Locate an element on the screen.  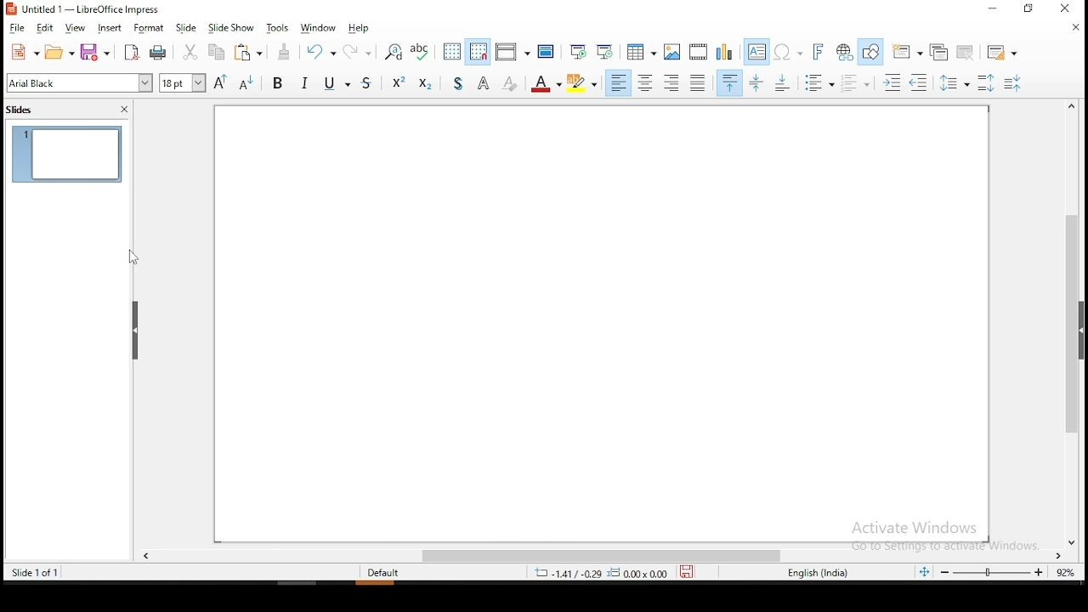
insert font work text is located at coordinates (820, 53).